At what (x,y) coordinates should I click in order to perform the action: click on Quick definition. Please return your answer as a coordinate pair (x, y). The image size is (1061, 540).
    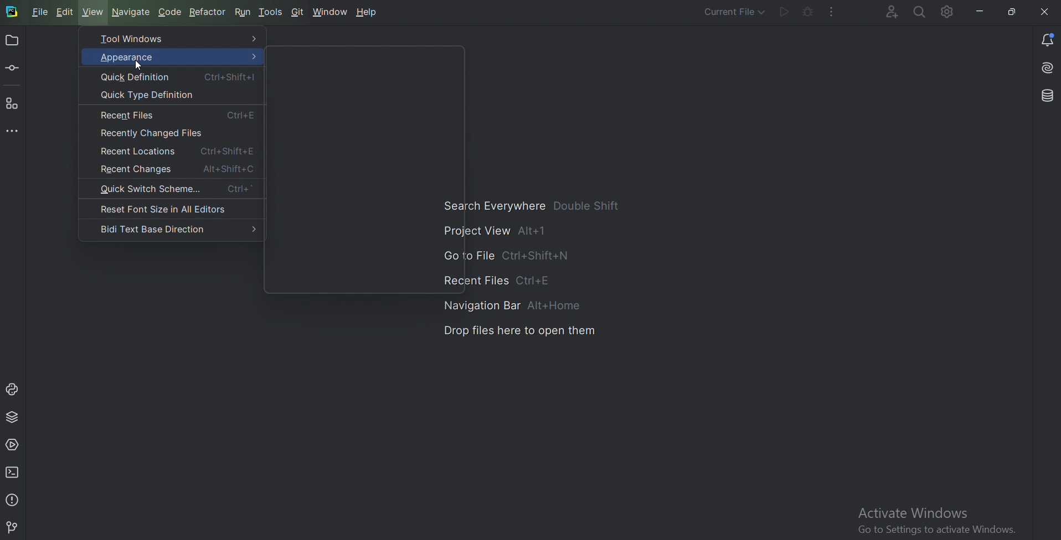
    Looking at the image, I should click on (179, 77).